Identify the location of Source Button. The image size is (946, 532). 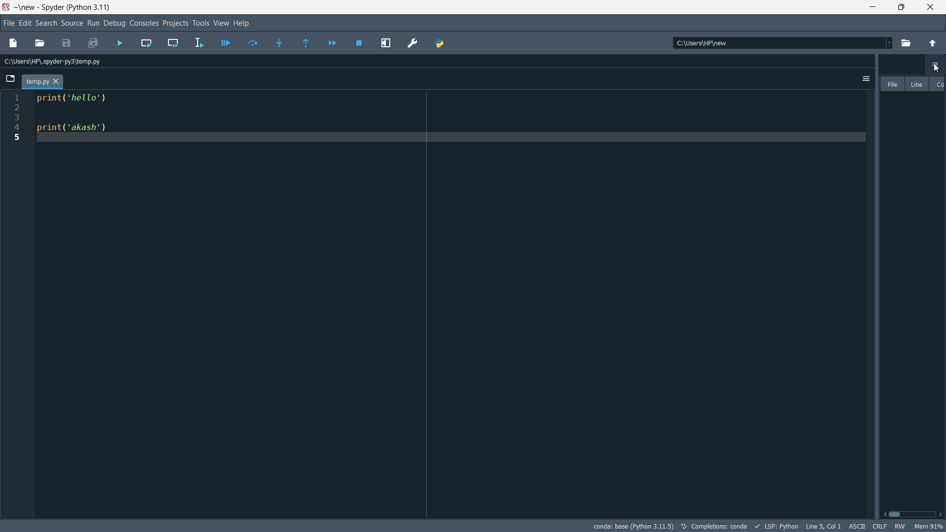
(72, 24).